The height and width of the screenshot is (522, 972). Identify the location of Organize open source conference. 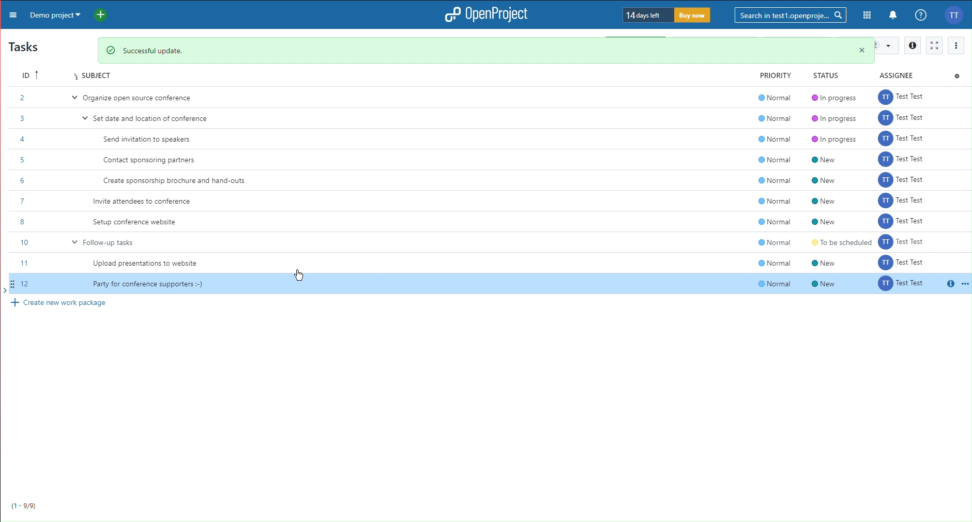
(145, 98).